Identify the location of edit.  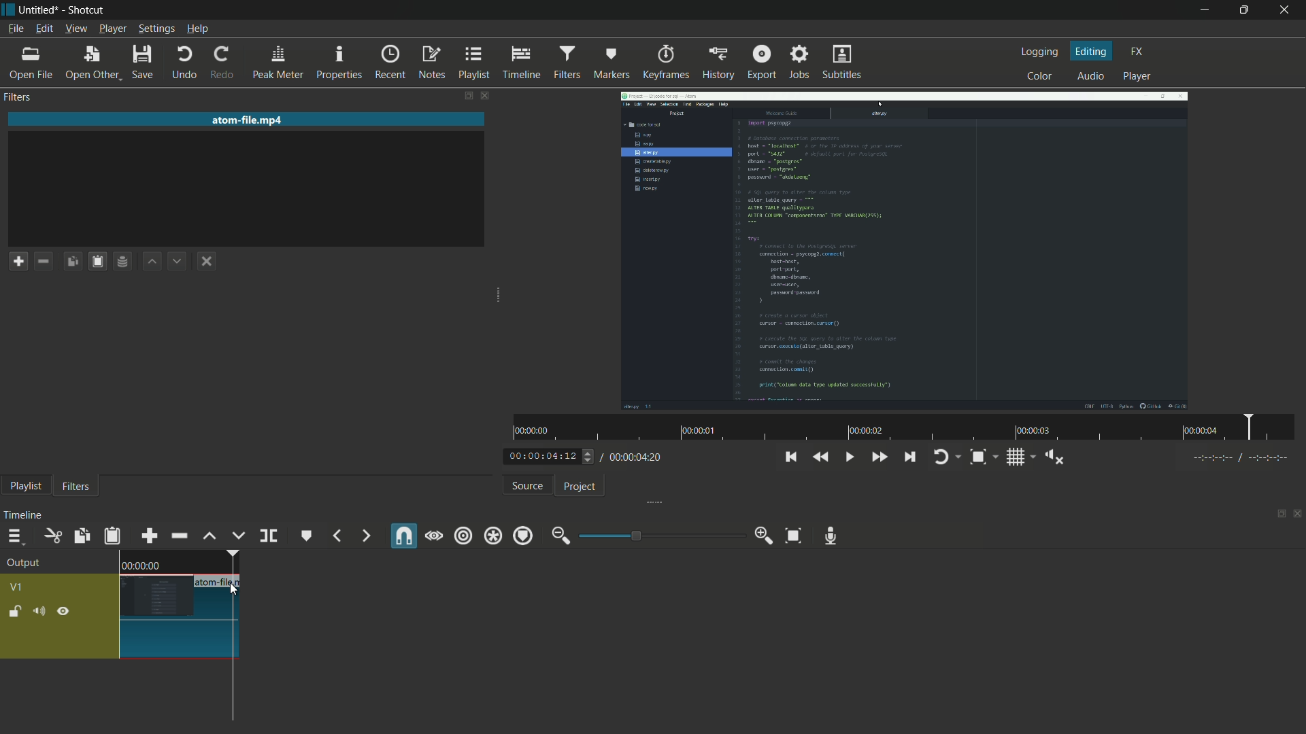
(226, 568).